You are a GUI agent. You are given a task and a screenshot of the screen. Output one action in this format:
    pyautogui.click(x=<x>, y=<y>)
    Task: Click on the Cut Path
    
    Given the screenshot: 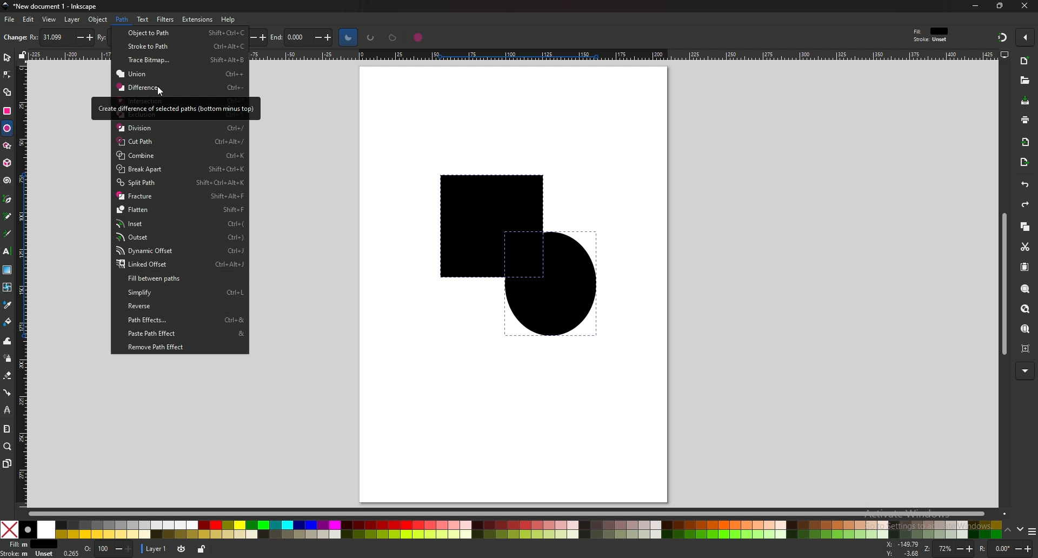 What is the action you would take?
    pyautogui.click(x=181, y=142)
    